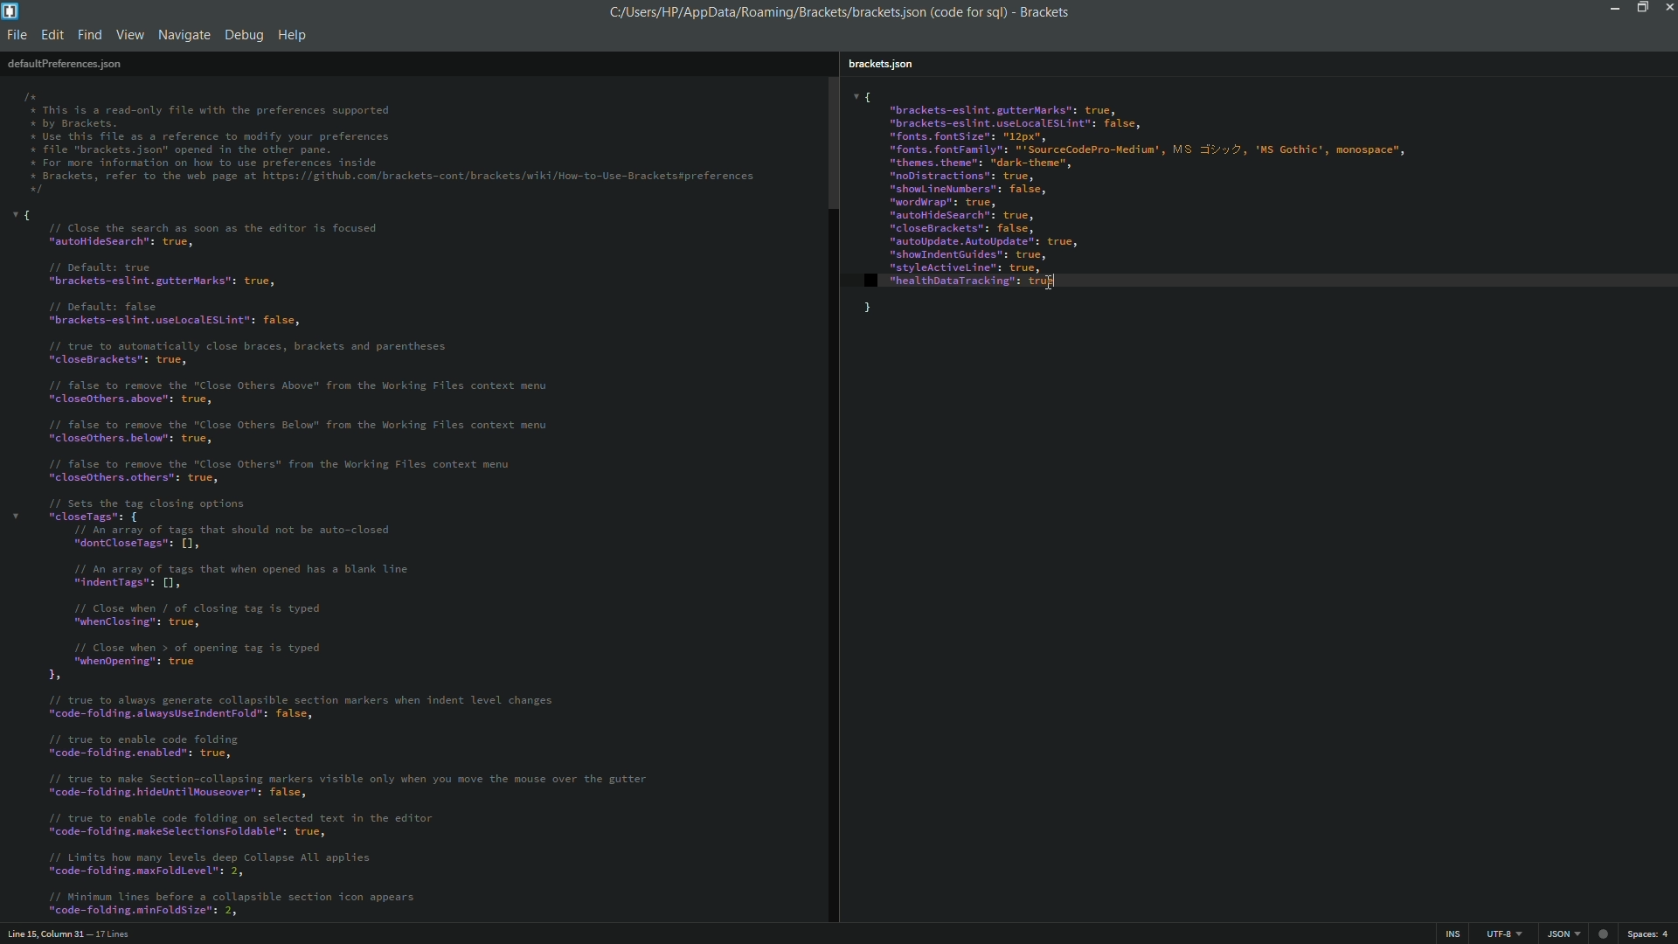 The image size is (1678, 944). Describe the element at coordinates (184, 35) in the screenshot. I see `Navigate menu` at that location.